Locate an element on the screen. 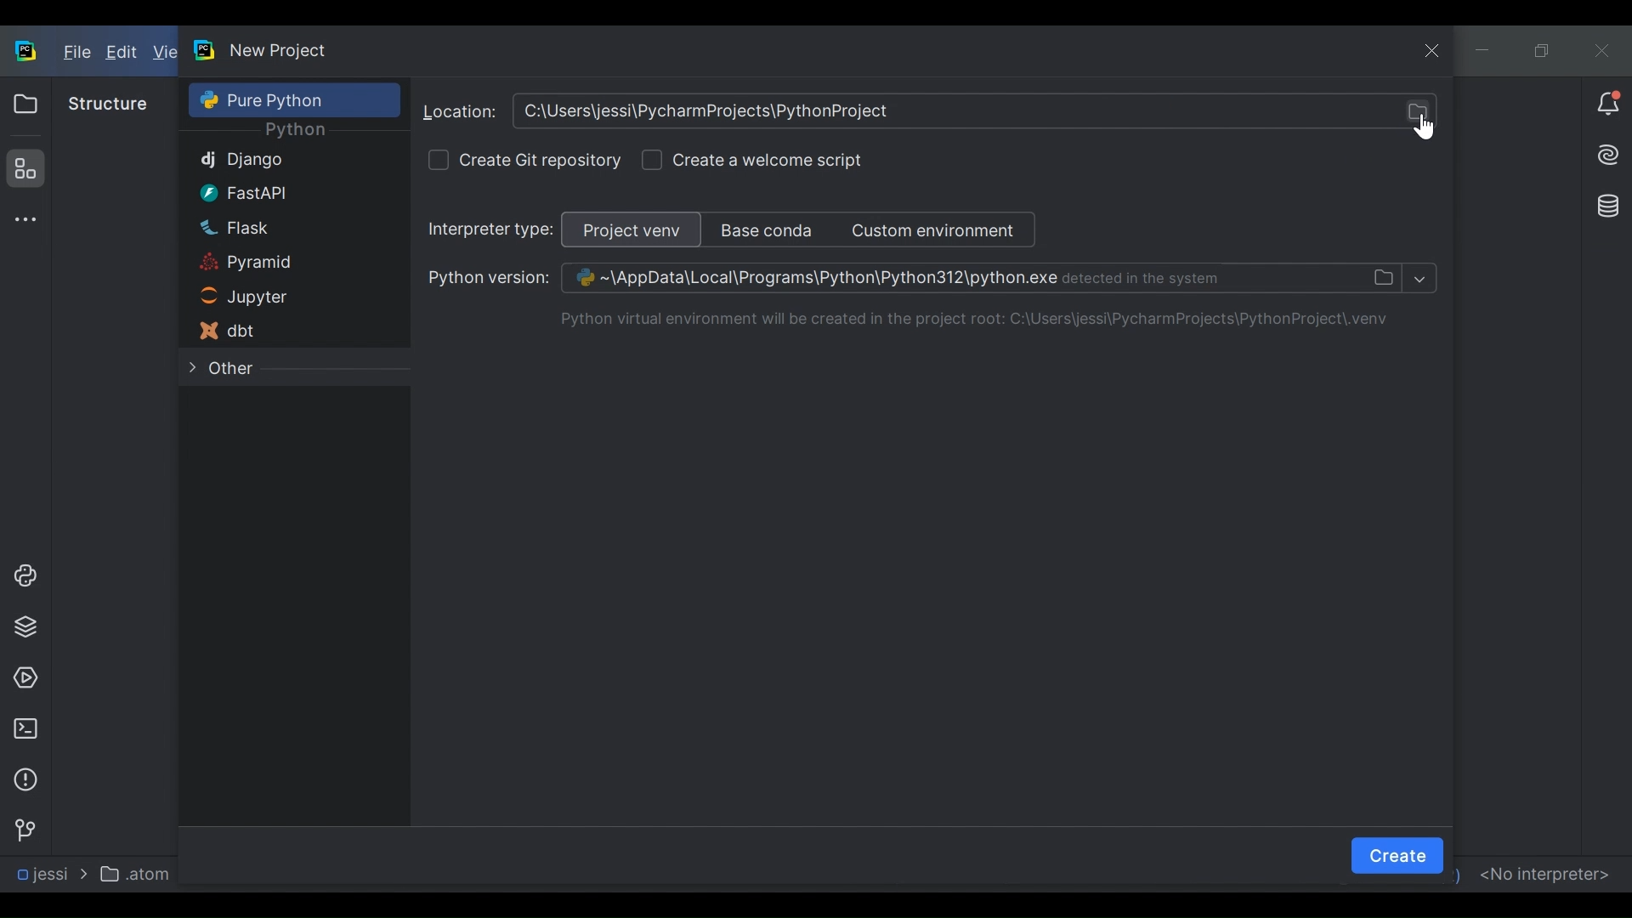 The image size is (1632, 918). atom is located at coordinates (139, 873).